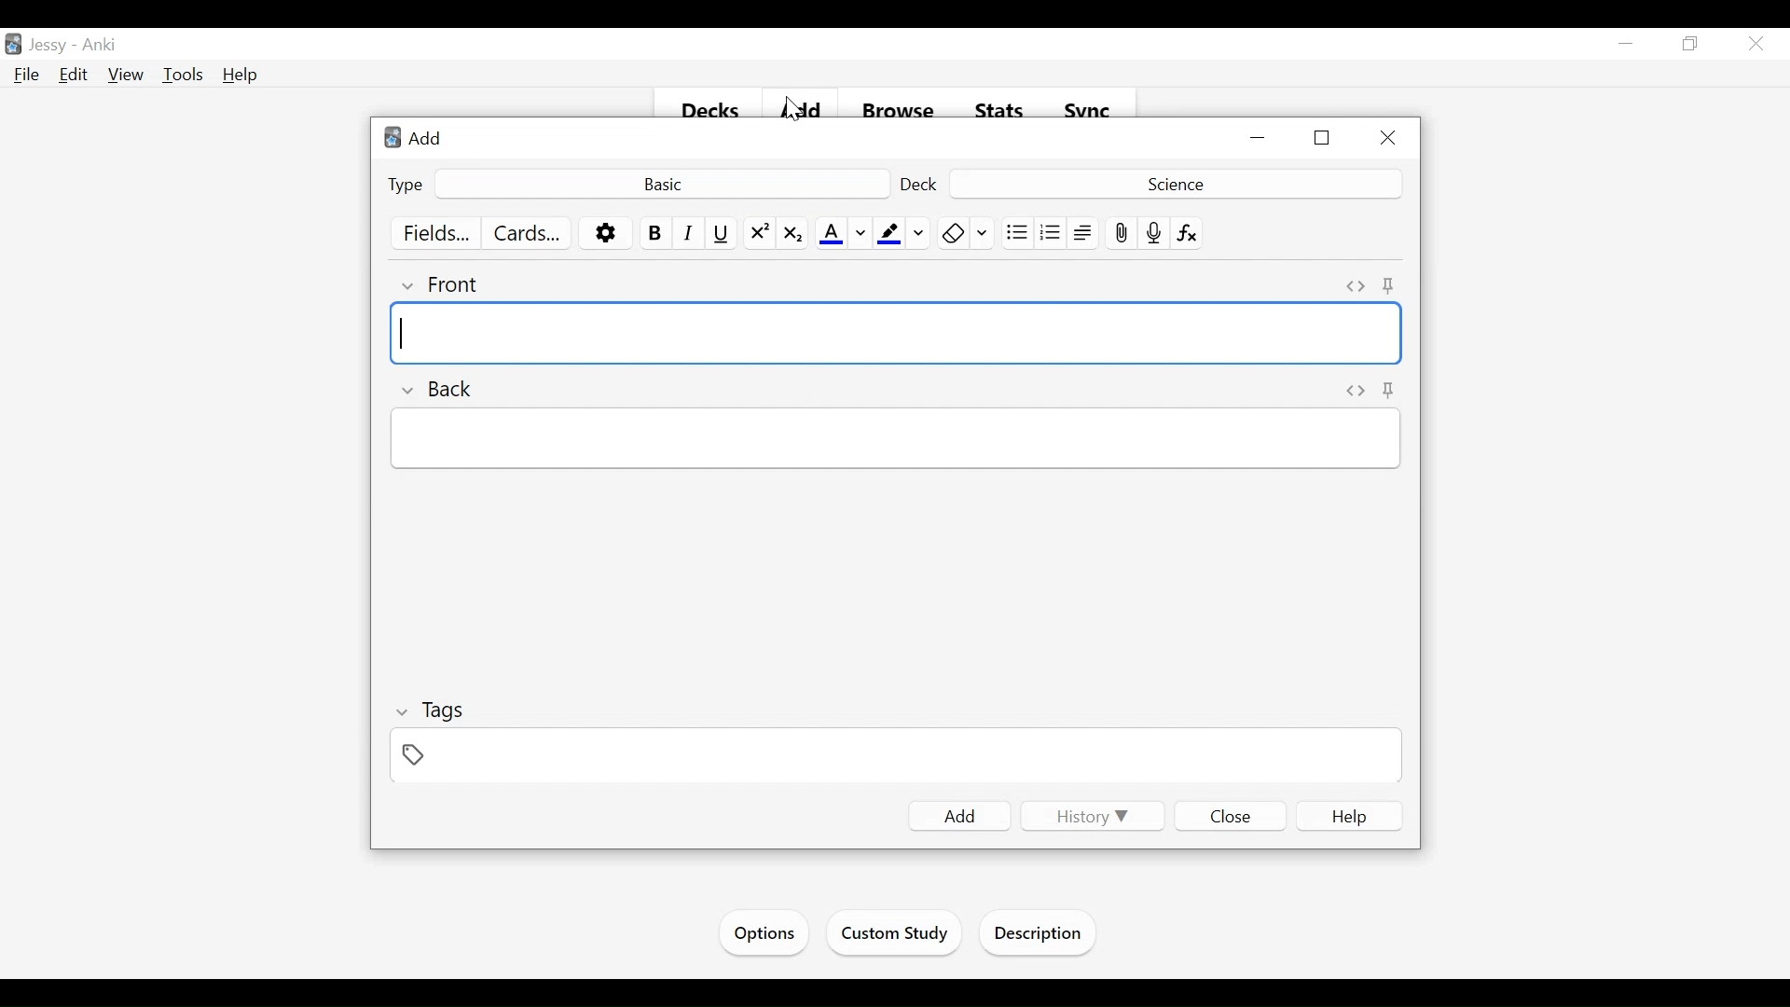 The image size is (1790, 1007). I want to click on Close, so click(1754, 46).